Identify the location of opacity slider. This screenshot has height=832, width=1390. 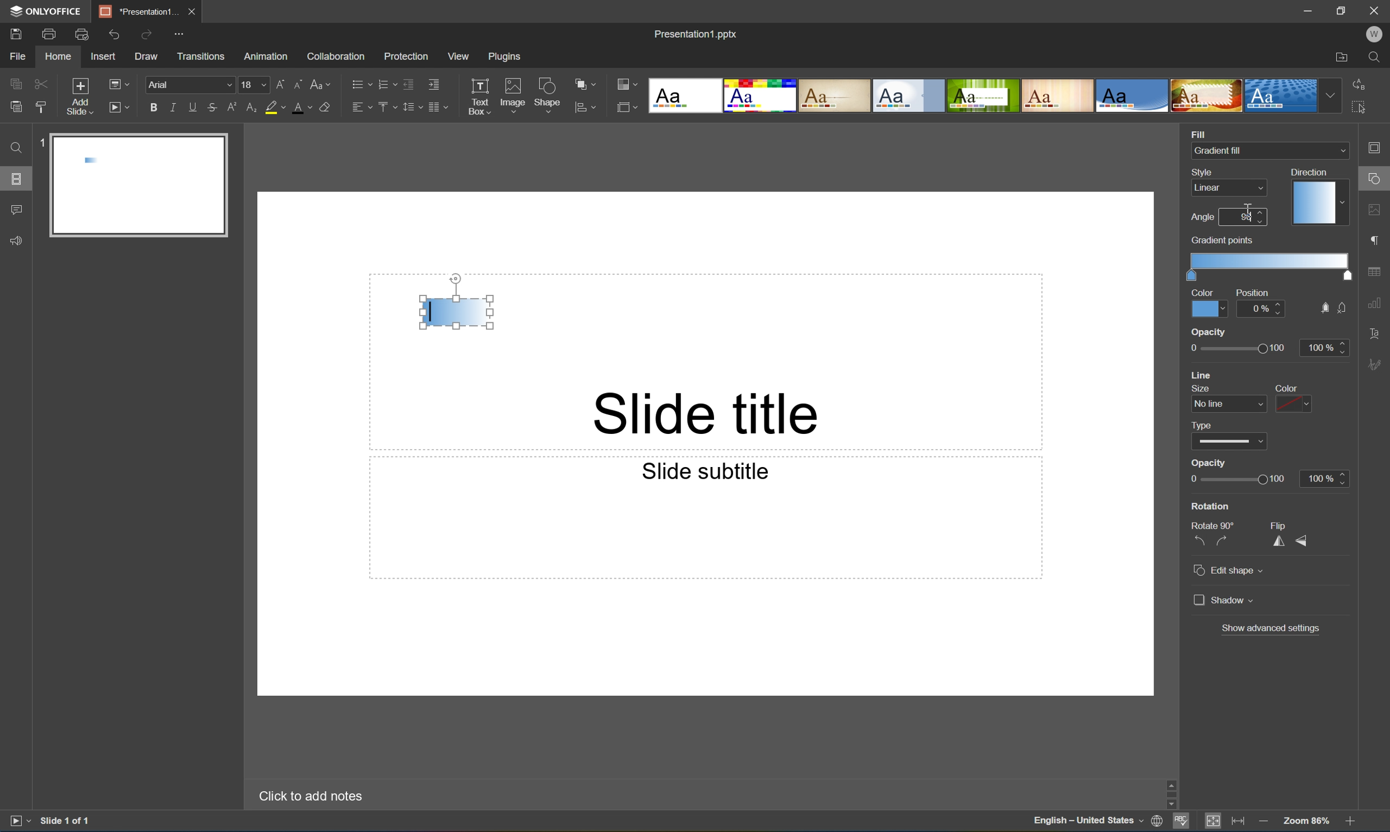
(1232, 348).